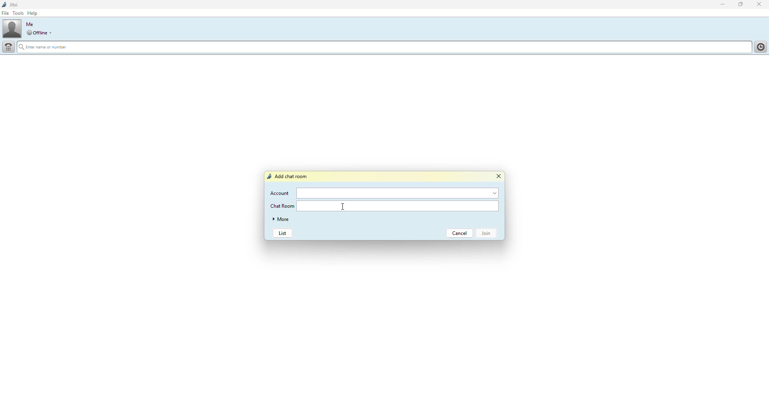 The width and height of the screenshot is (769, 413). Describe the element at coordinates (37, 33) in the screenshot. I see `offline` at that location.